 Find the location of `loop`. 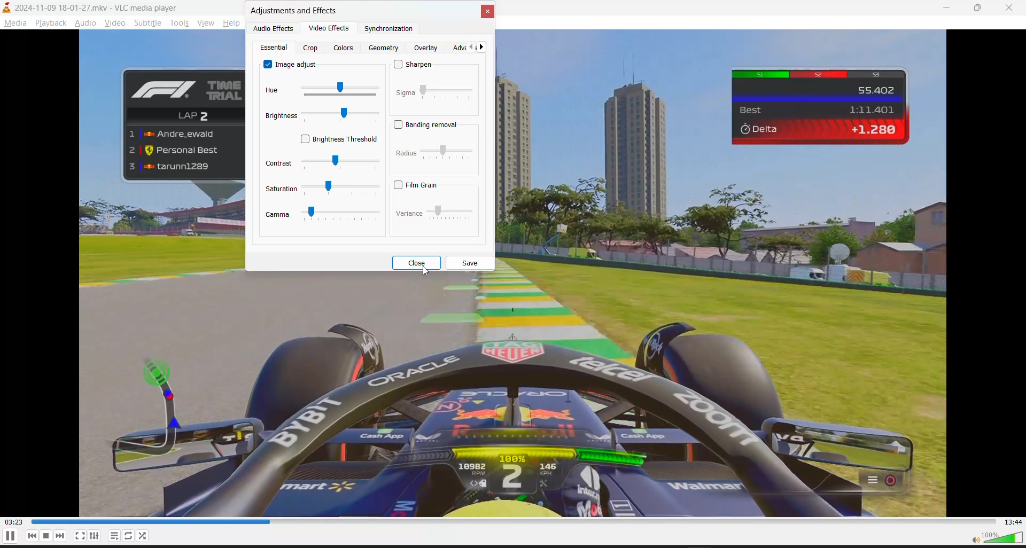

loop is located at coordinates (143, 536).